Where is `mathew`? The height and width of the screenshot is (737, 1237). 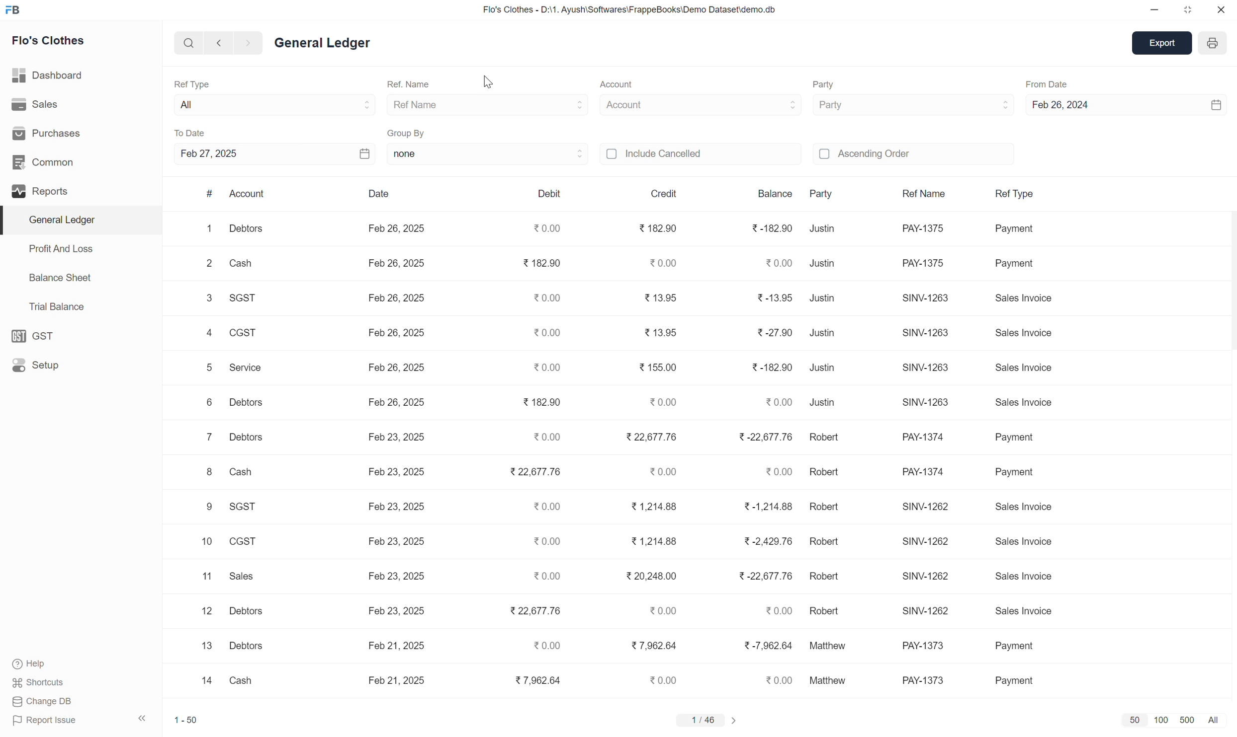
mathew is located at coordinates (831, 647).